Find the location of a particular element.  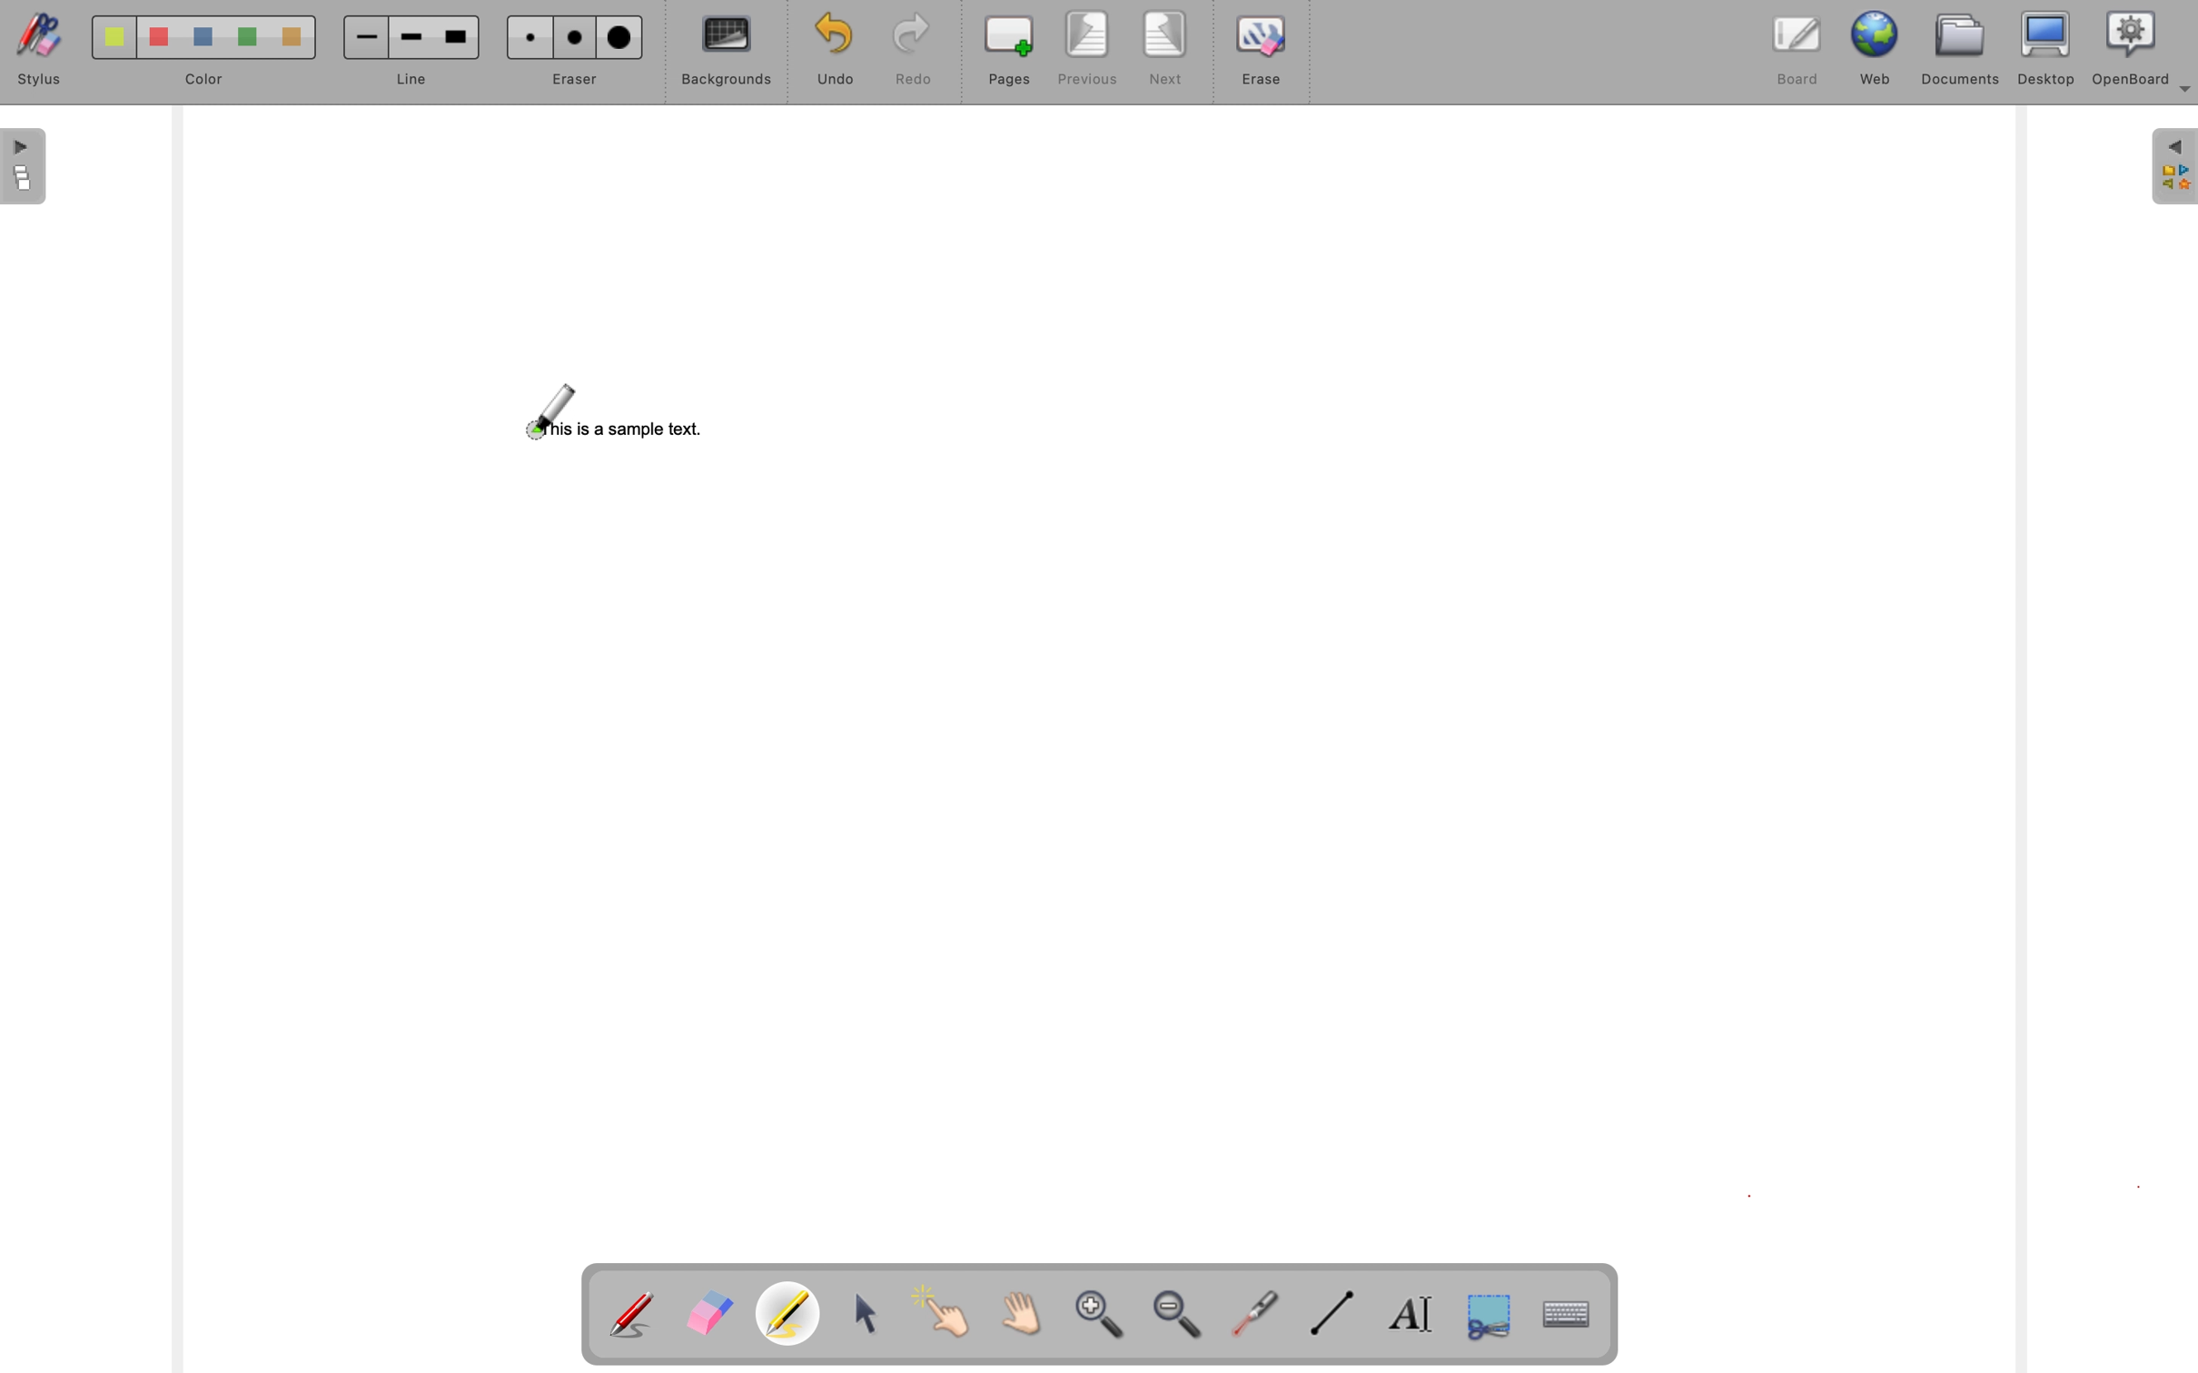

write text is located at coordinates (1411, 1312).